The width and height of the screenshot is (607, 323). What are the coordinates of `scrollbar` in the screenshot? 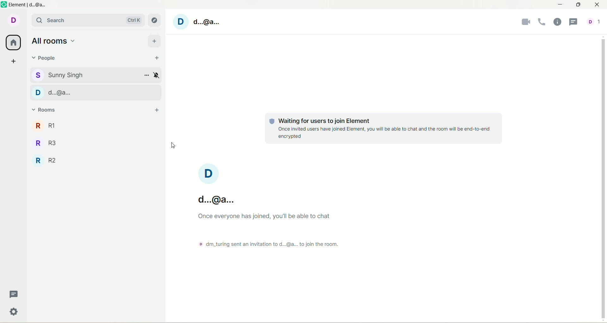 It's located at (604, 178).